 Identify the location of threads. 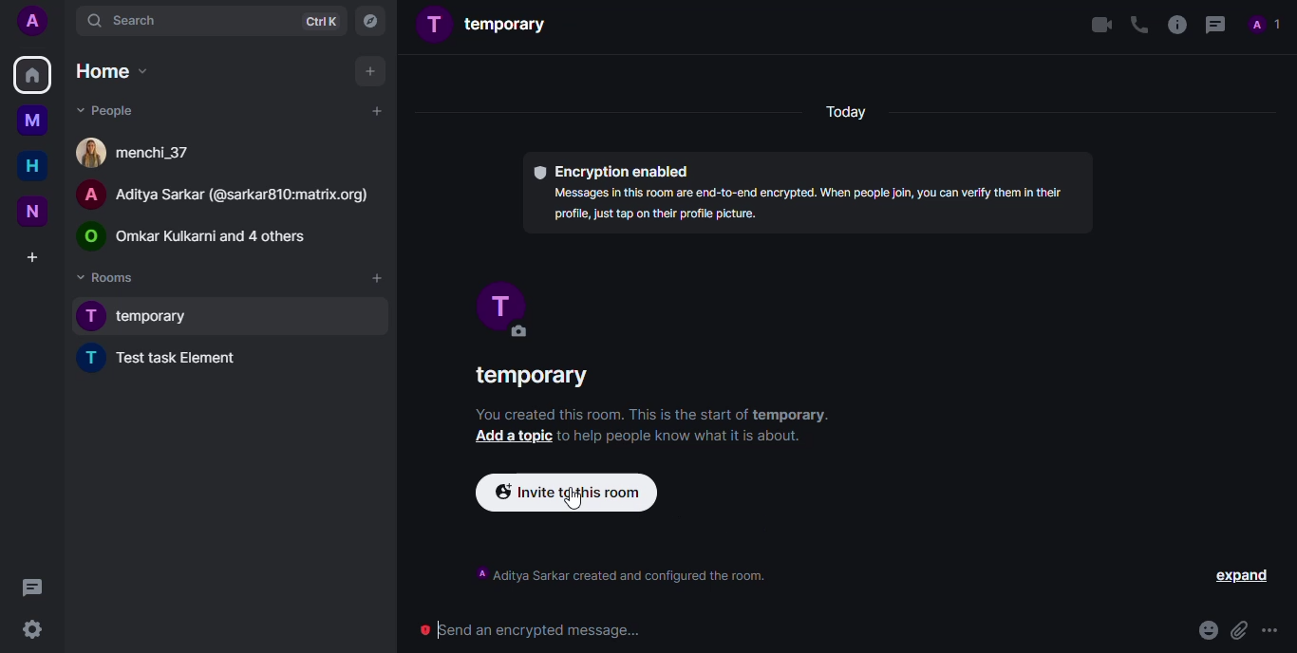
(1213, 25).